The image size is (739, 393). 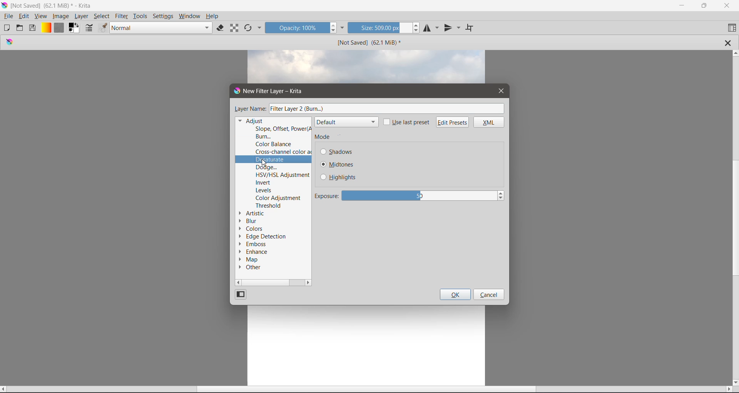 I want to click on Settings, so click(x=163, y=16).